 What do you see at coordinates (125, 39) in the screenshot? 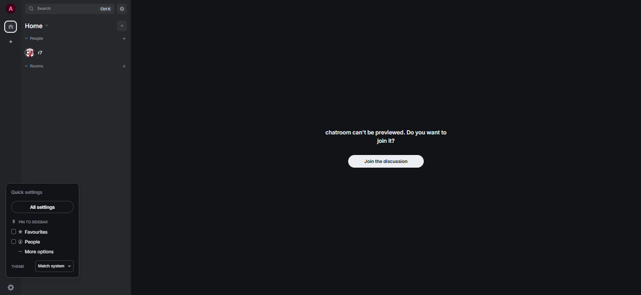
I see `add` at bounding box center [125, 39].